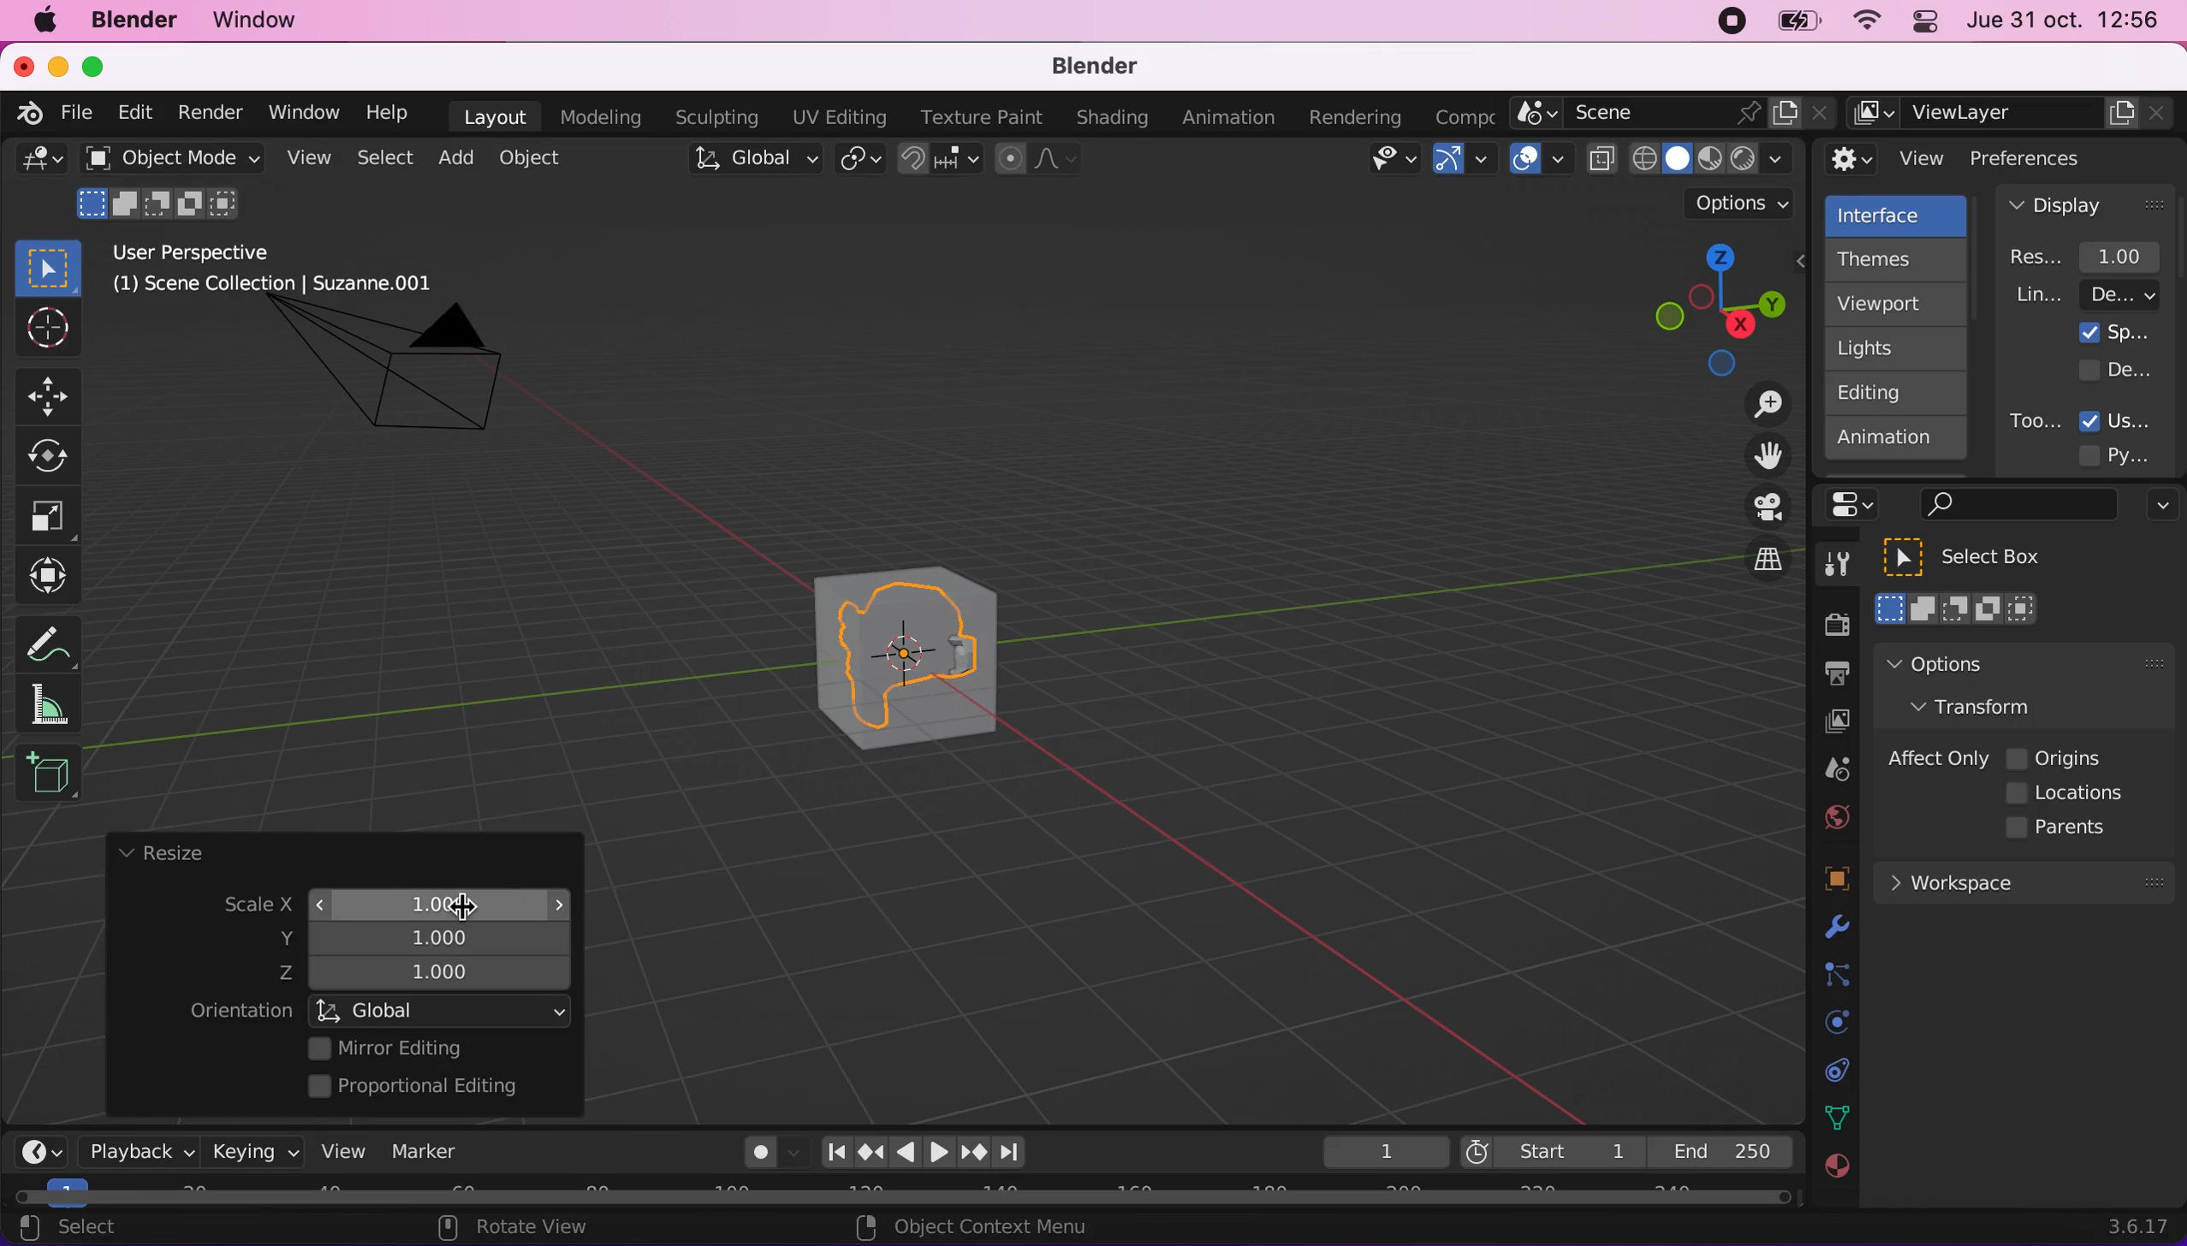 The image size is (2187, 1246). I want to click on global, so click(751, 162).